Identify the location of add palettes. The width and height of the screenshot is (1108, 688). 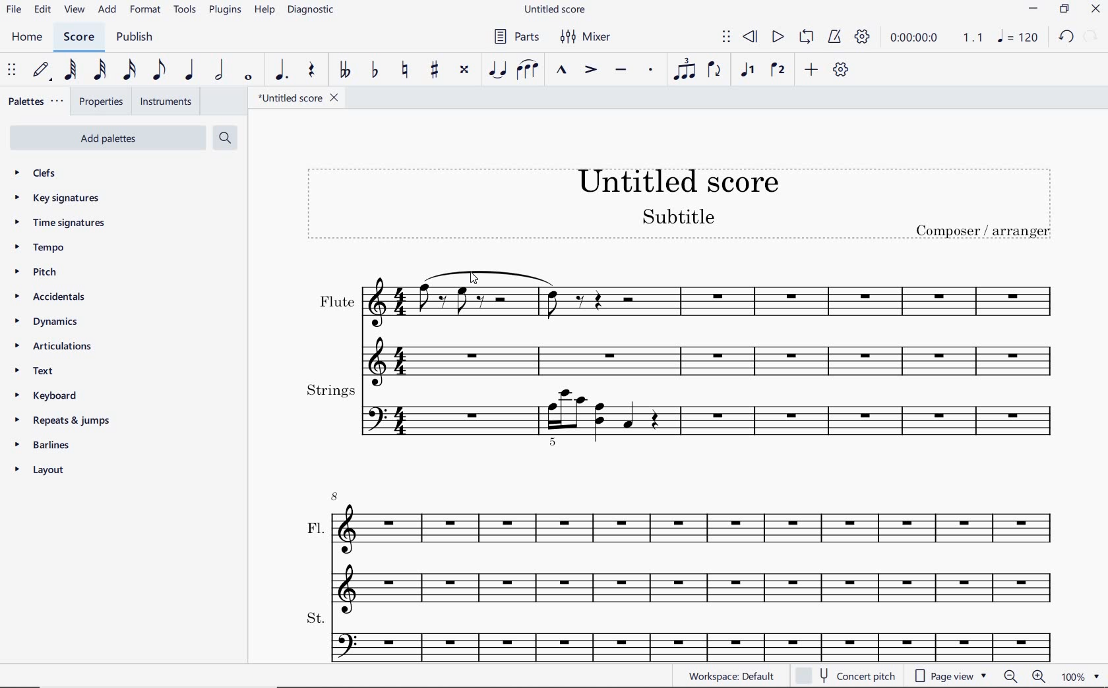
(109, 137).